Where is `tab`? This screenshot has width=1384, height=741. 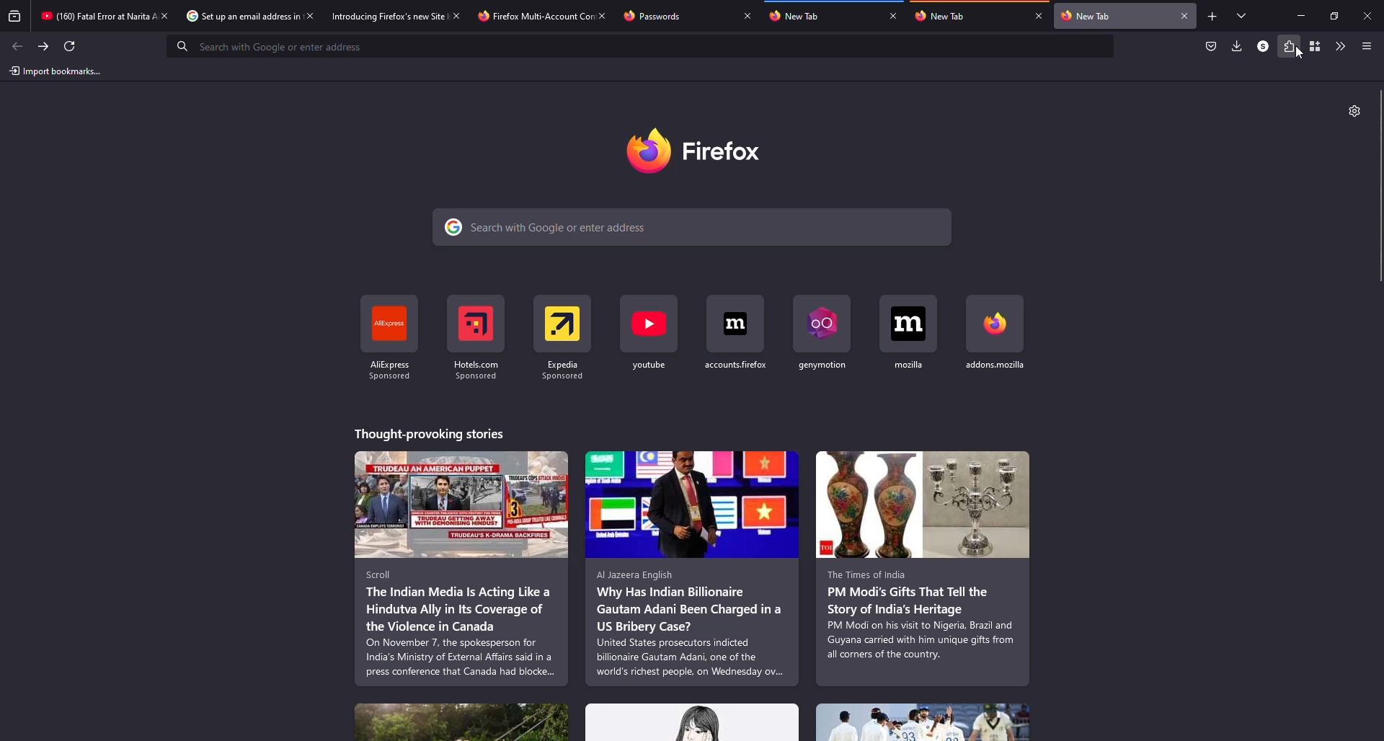
tab is located at coordinates (376, 15).